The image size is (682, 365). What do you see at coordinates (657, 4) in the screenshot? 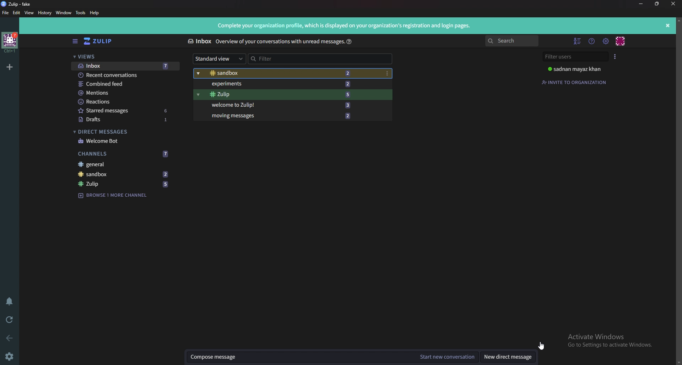
I see `resize` at bounding box center [657, 4].